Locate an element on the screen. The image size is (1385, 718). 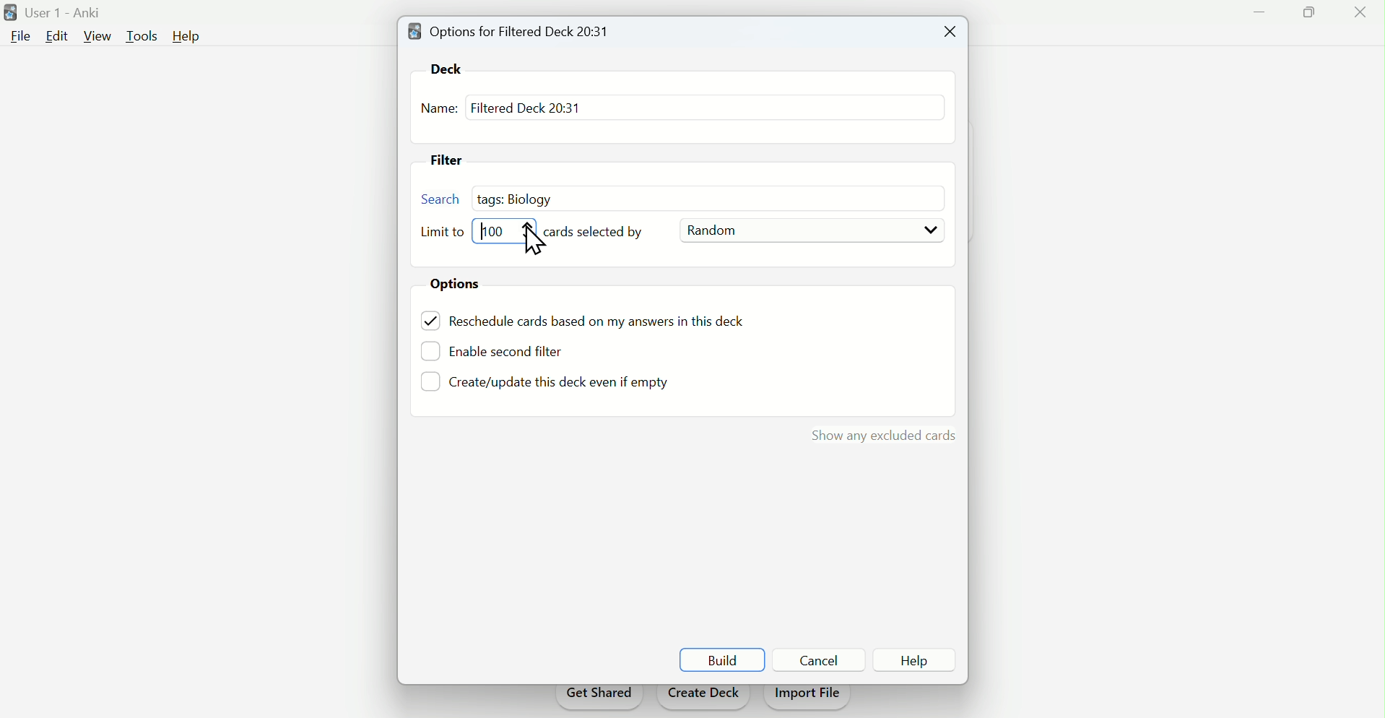
Random is located at coordinates (811, 232).